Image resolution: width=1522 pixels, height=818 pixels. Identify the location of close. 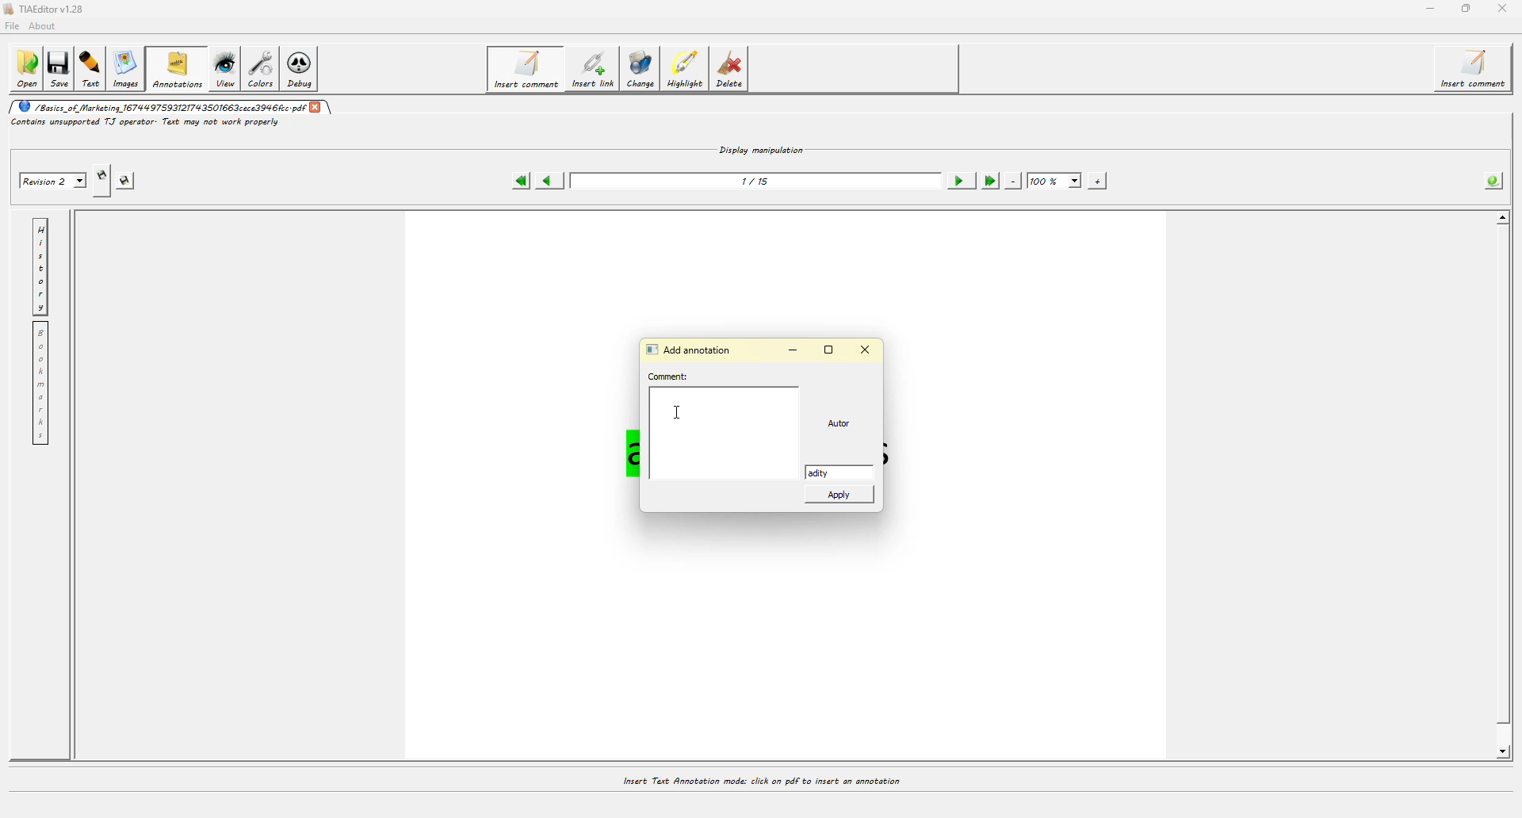
(866, 349).